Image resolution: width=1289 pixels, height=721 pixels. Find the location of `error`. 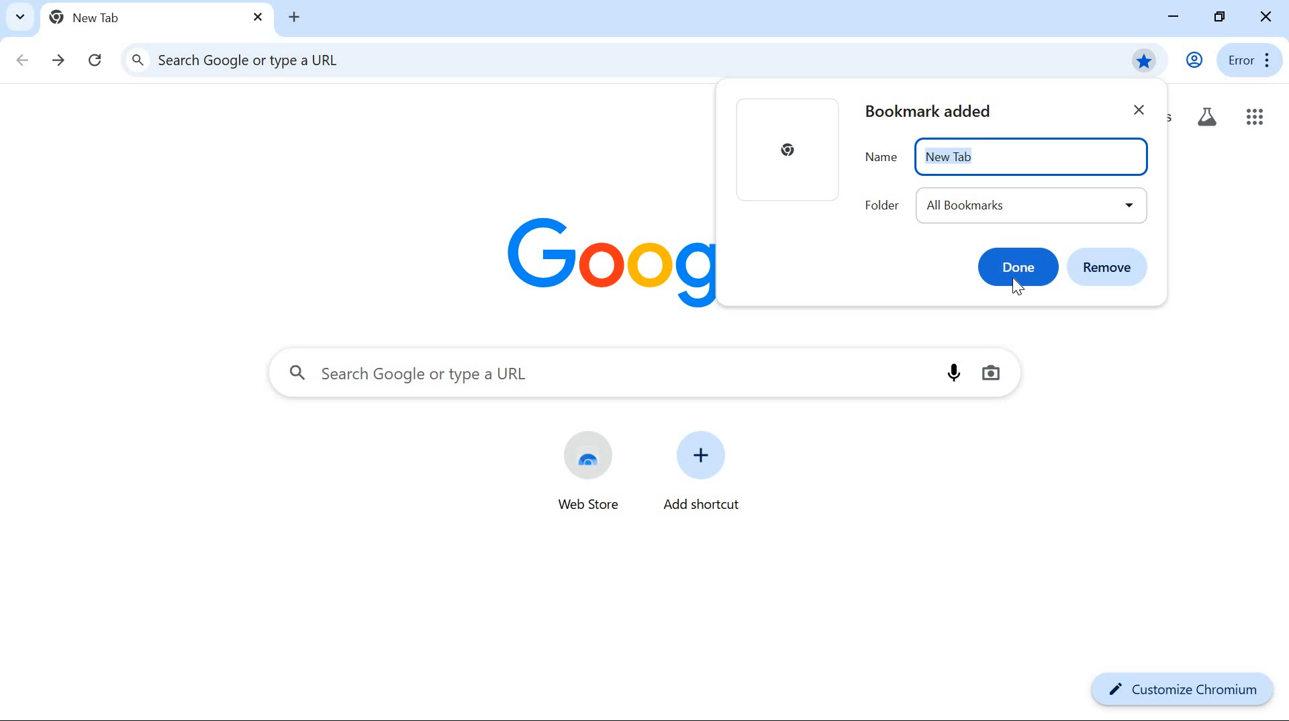

error is located at coordinates (1239, 59).